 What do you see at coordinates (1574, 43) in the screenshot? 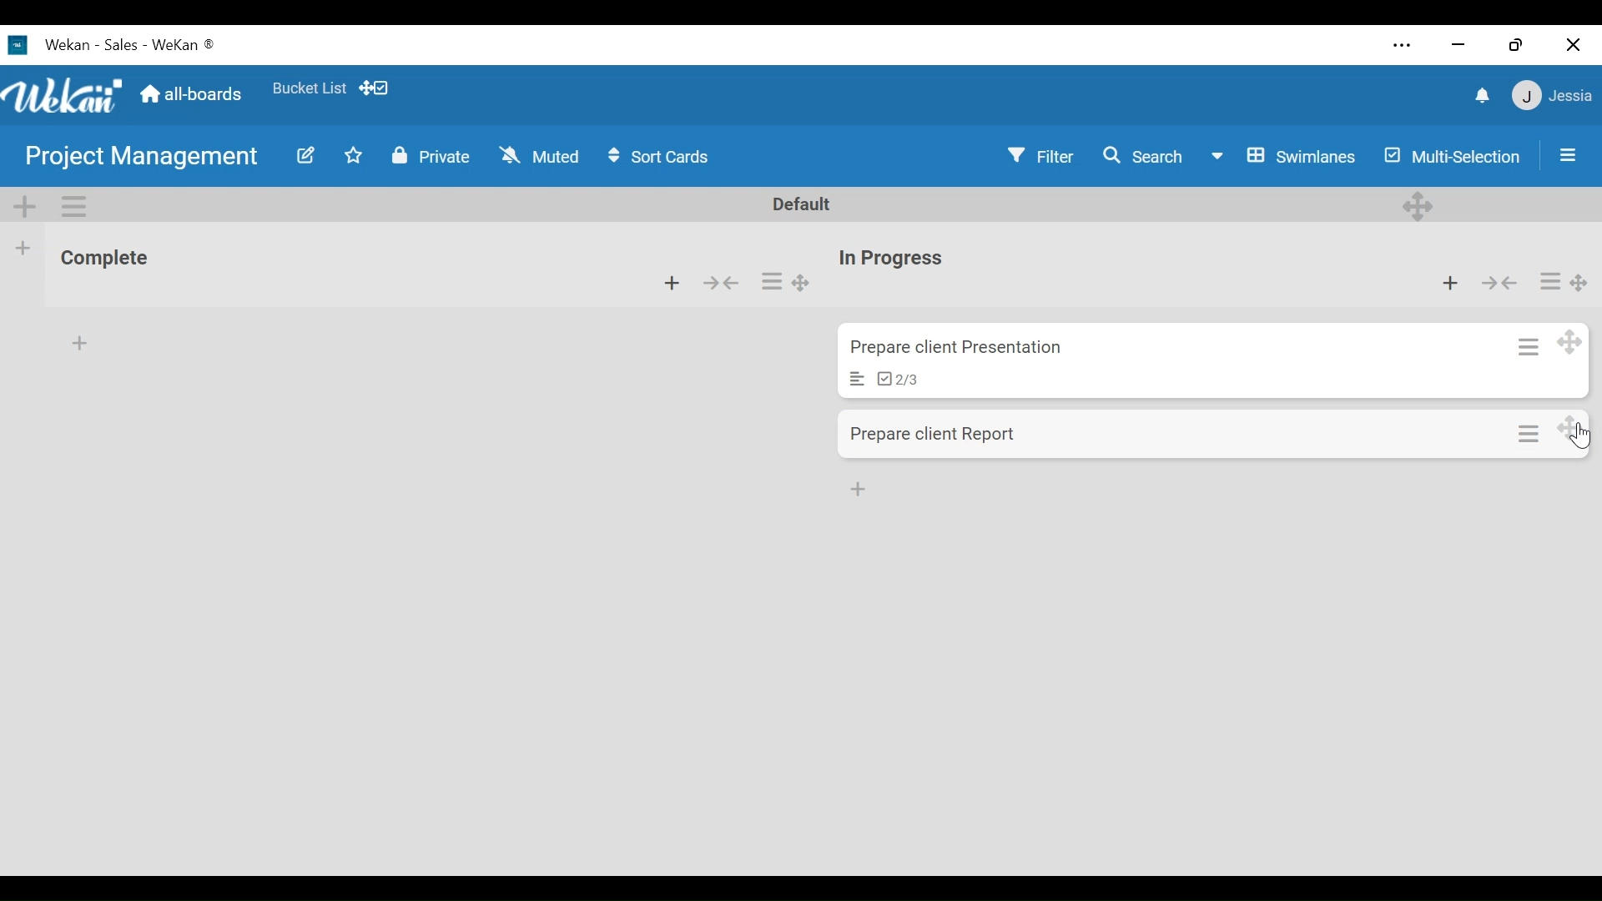
I see `Close` at bounding box center [1574, 43].